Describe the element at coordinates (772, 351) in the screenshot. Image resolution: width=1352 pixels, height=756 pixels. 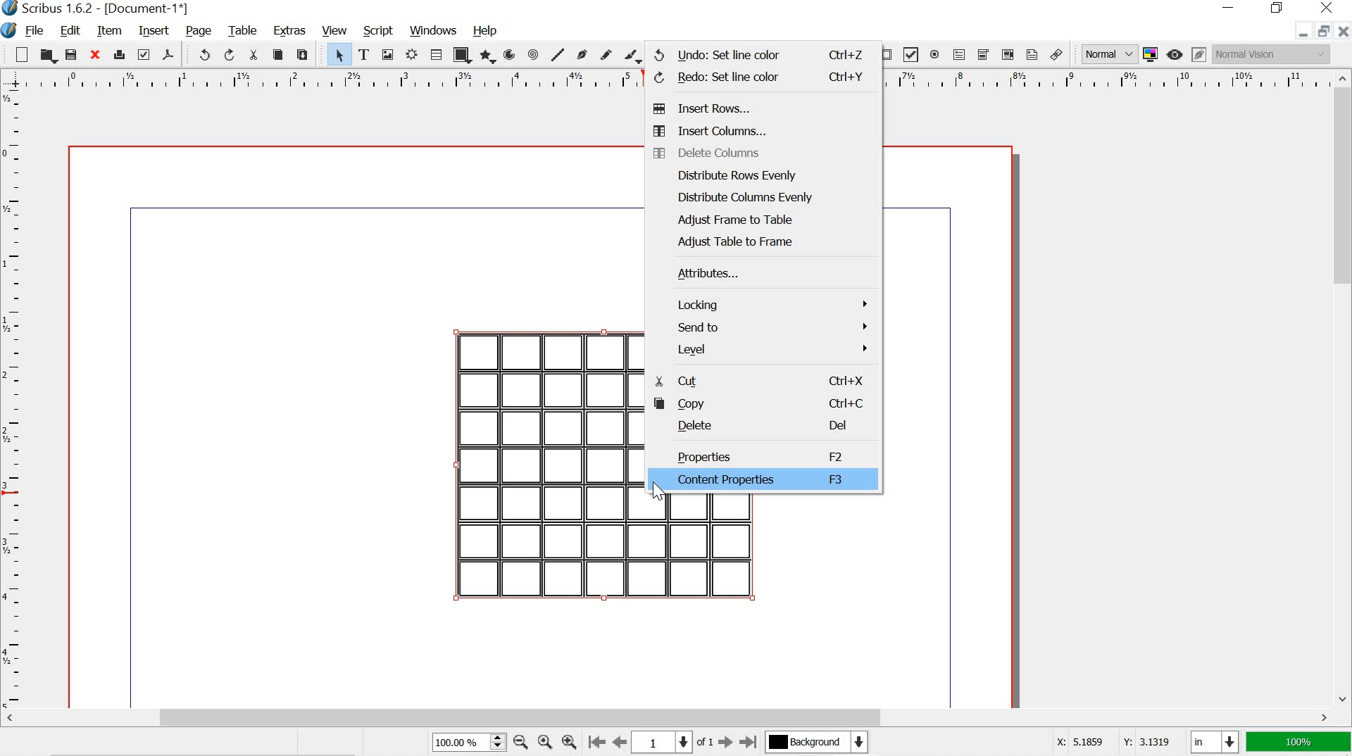
I see `level` at that location.